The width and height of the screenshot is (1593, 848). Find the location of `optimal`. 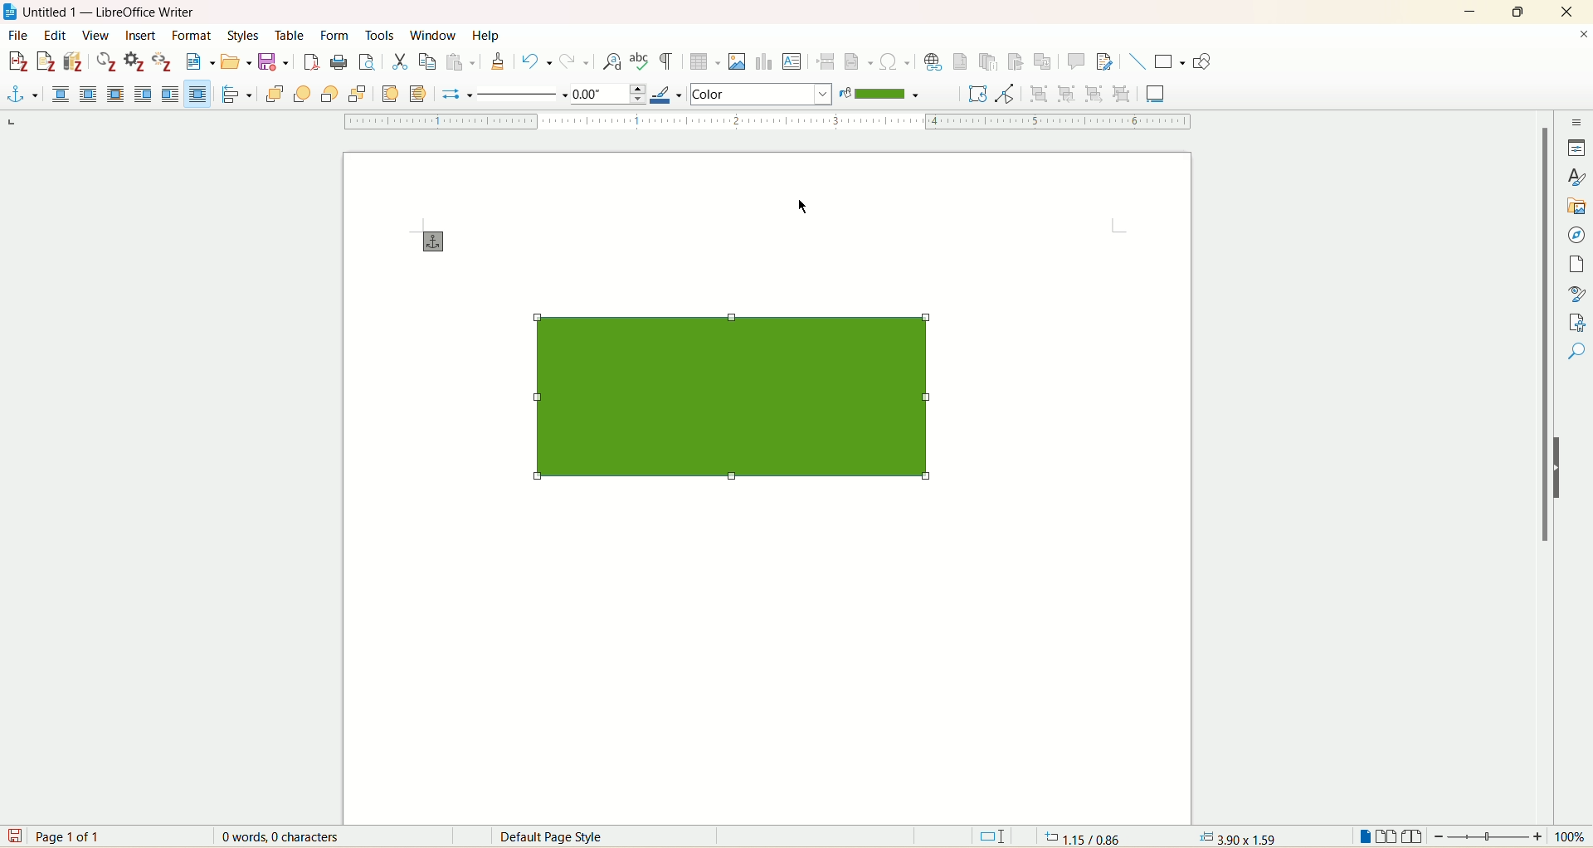

optimal is located at coordinates (114, 93).